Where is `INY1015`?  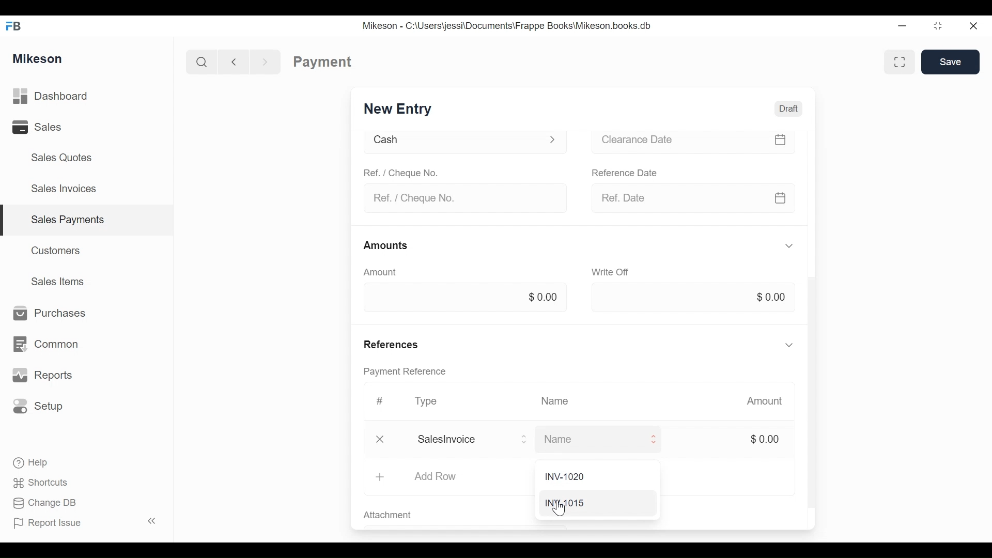
INY1015 is located at coordinates (564, 503).